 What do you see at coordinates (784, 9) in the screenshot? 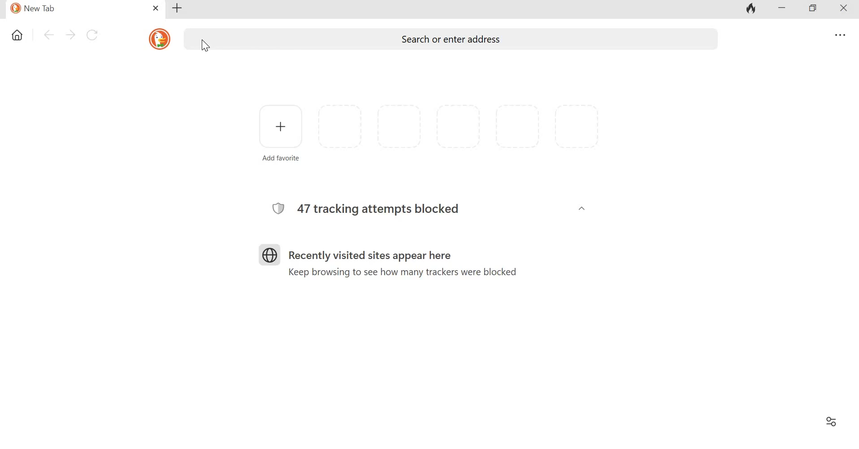
I see `Minimize` at bounding box center [784, 9].